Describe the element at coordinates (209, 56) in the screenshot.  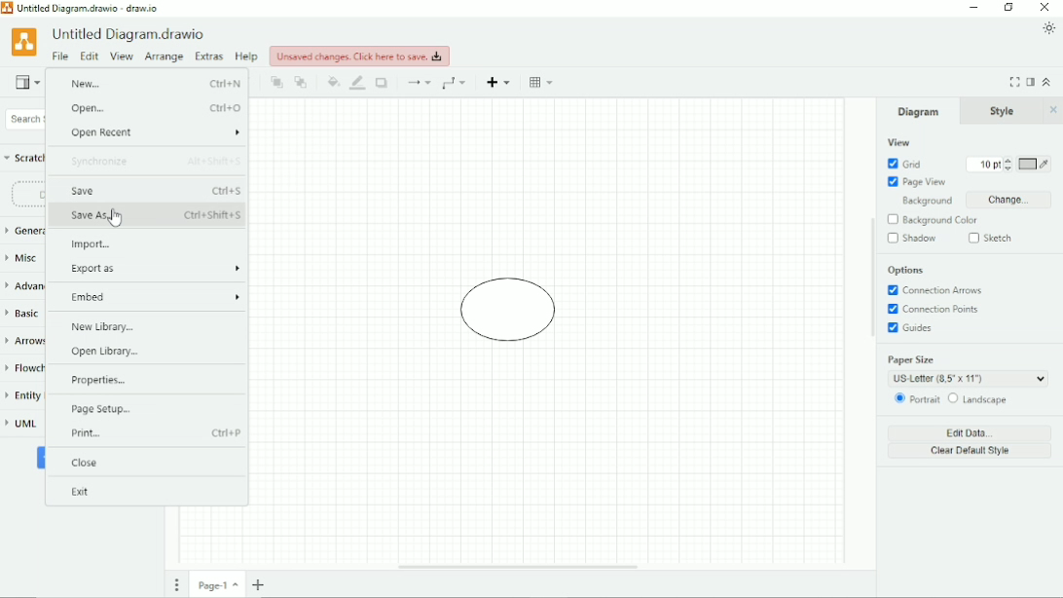
I see `Extras` at that location.